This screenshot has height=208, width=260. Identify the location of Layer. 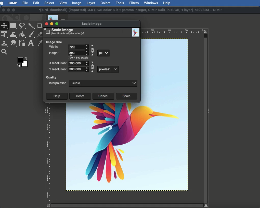
(91, 3).